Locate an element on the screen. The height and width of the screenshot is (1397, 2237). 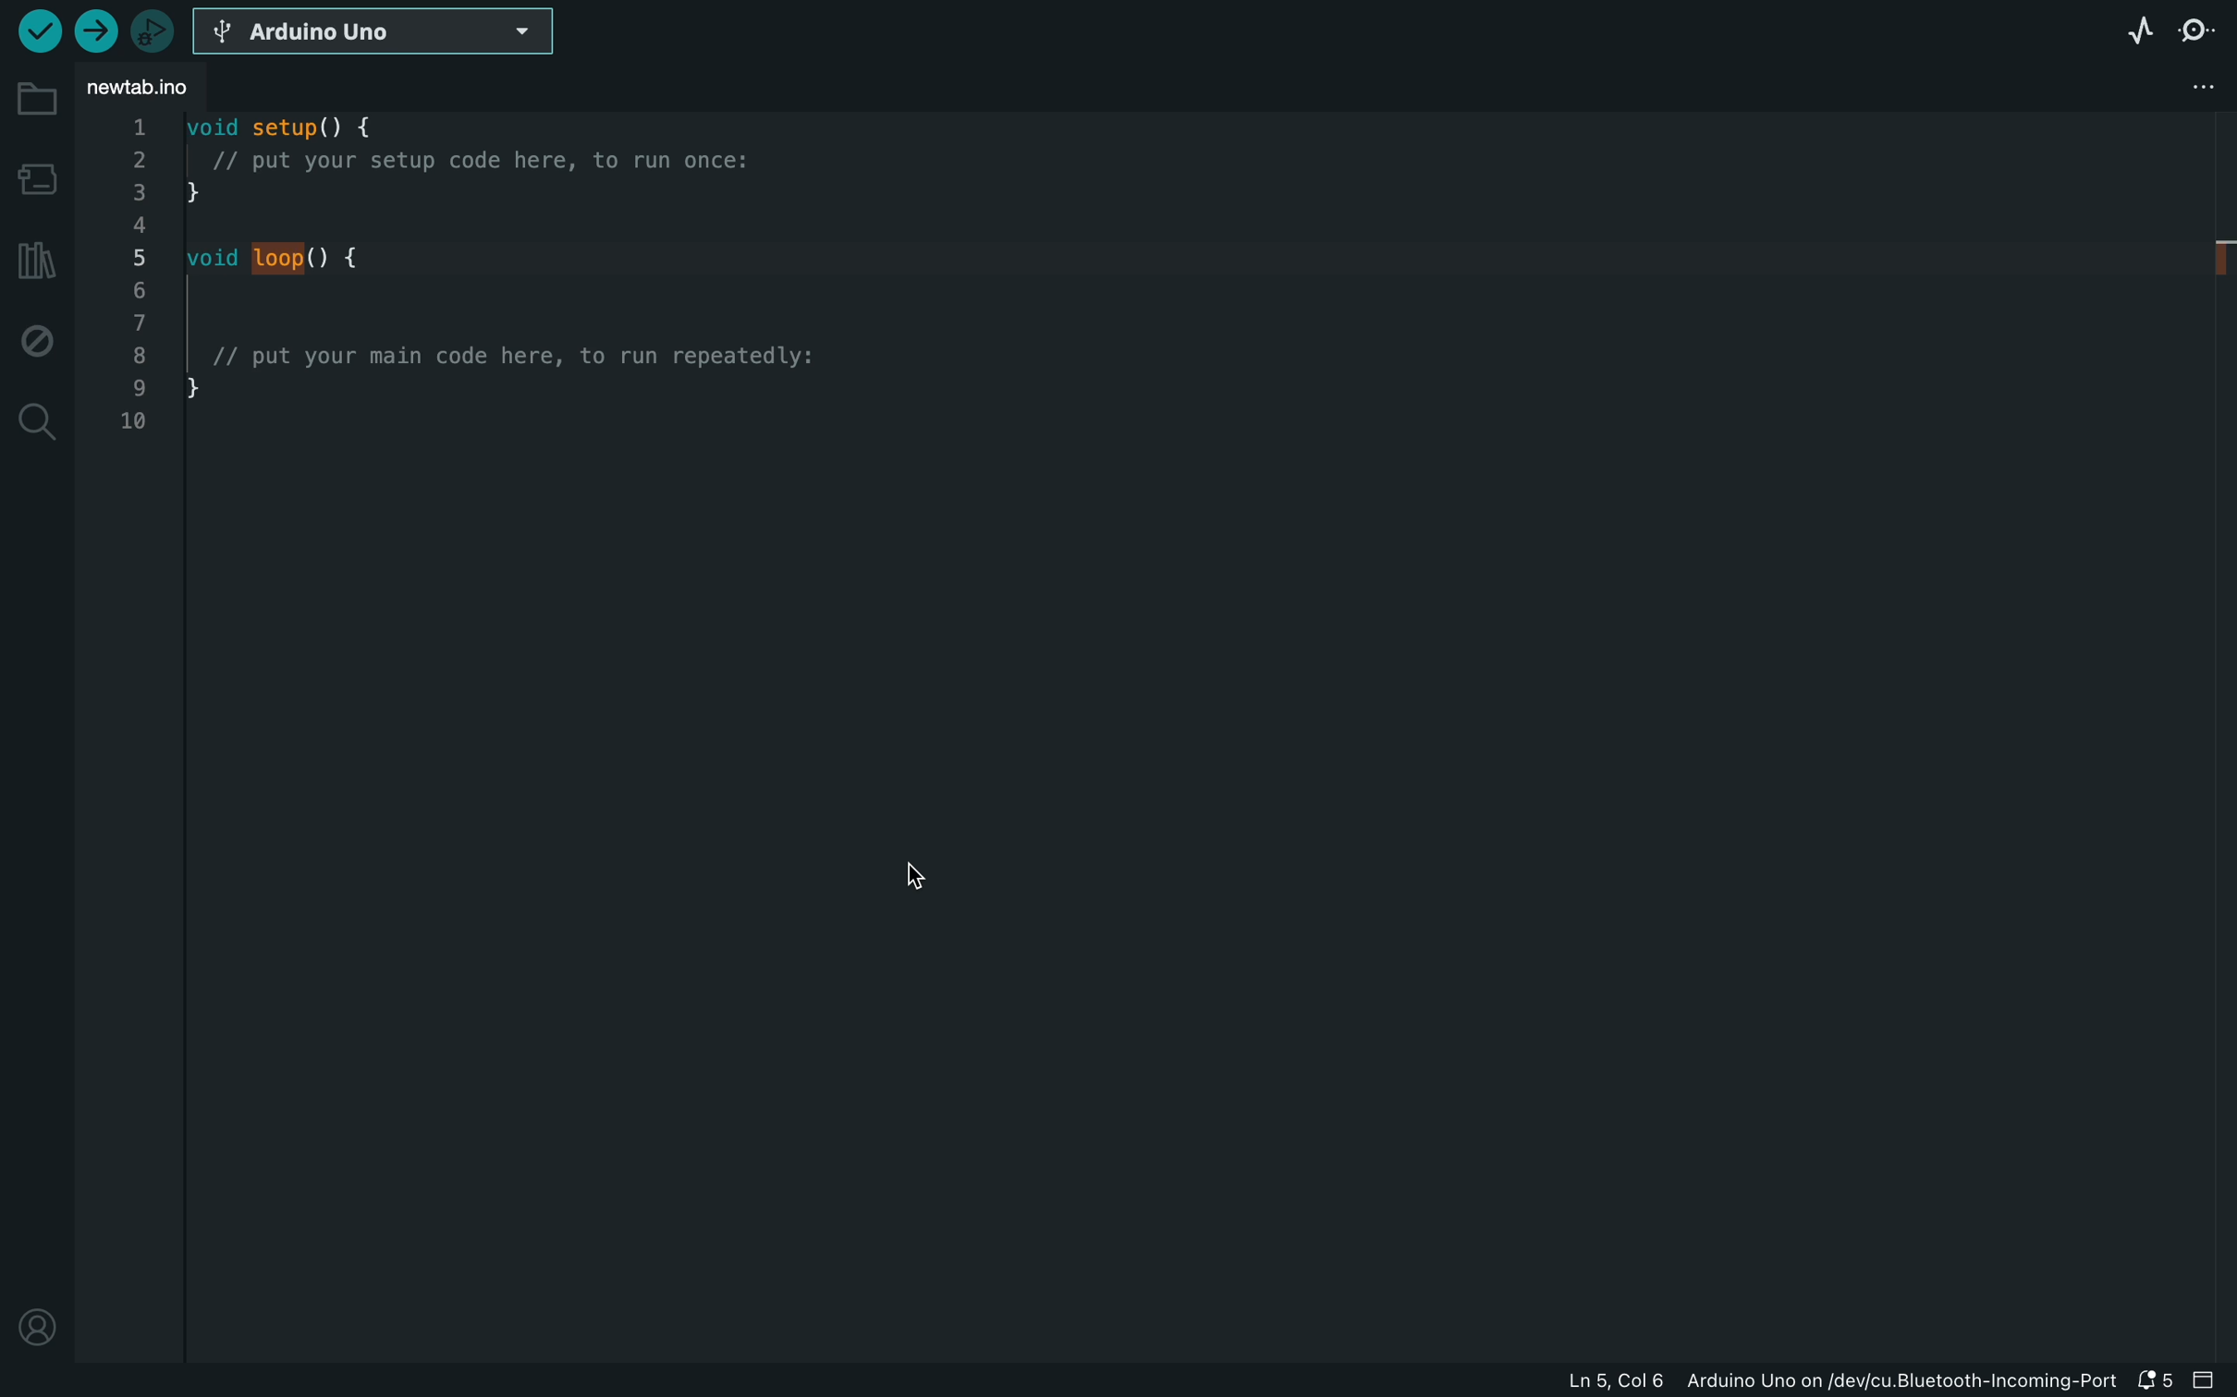
file information is located at coordinates (1843, 1382).